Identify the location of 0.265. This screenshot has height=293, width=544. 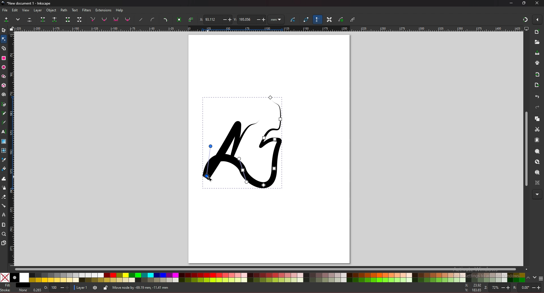
(36, 290).